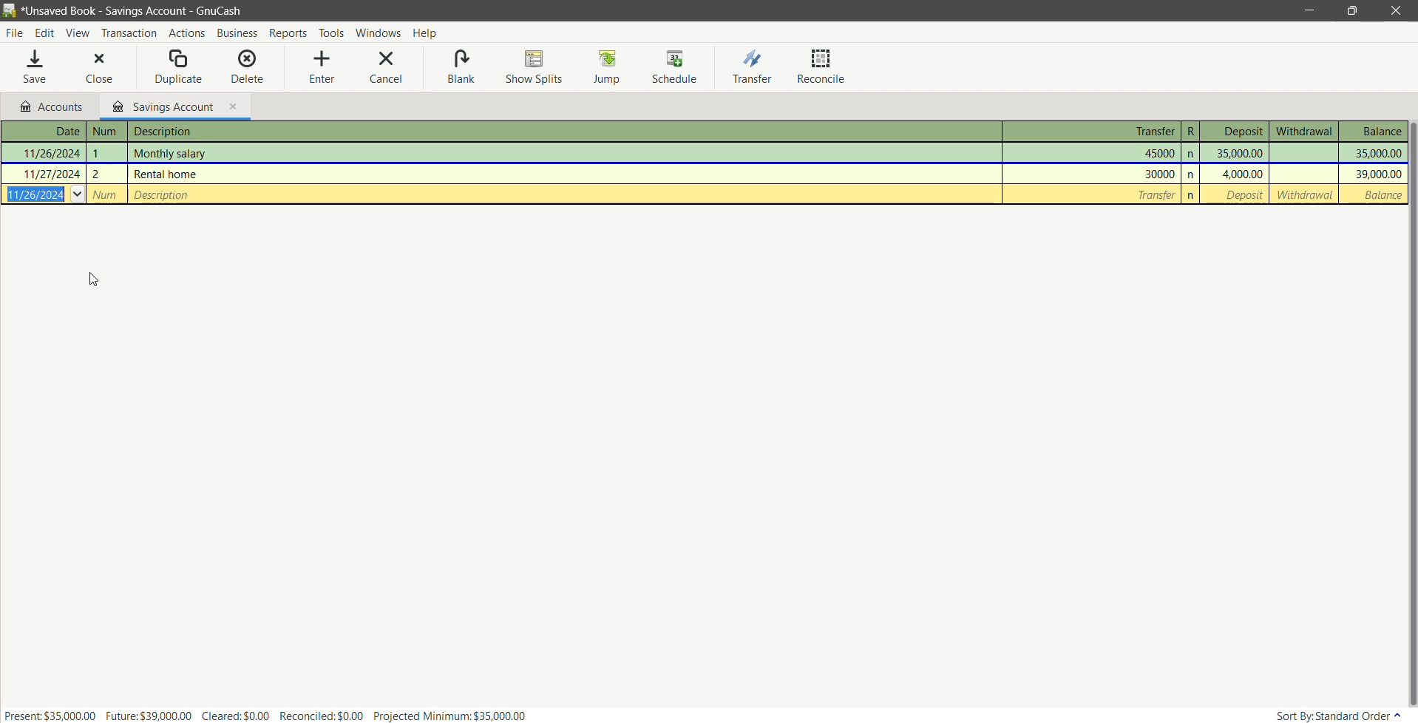 The height and width of the screenshot is (723, 1418). I want to click on n, so click(1193, 174).